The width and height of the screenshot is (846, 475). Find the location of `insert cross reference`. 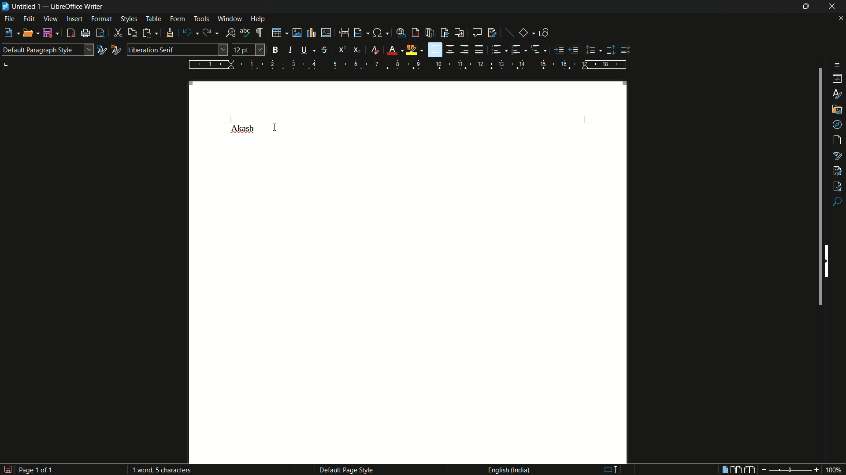

insert cross reference is located at coordinates (459, 33).